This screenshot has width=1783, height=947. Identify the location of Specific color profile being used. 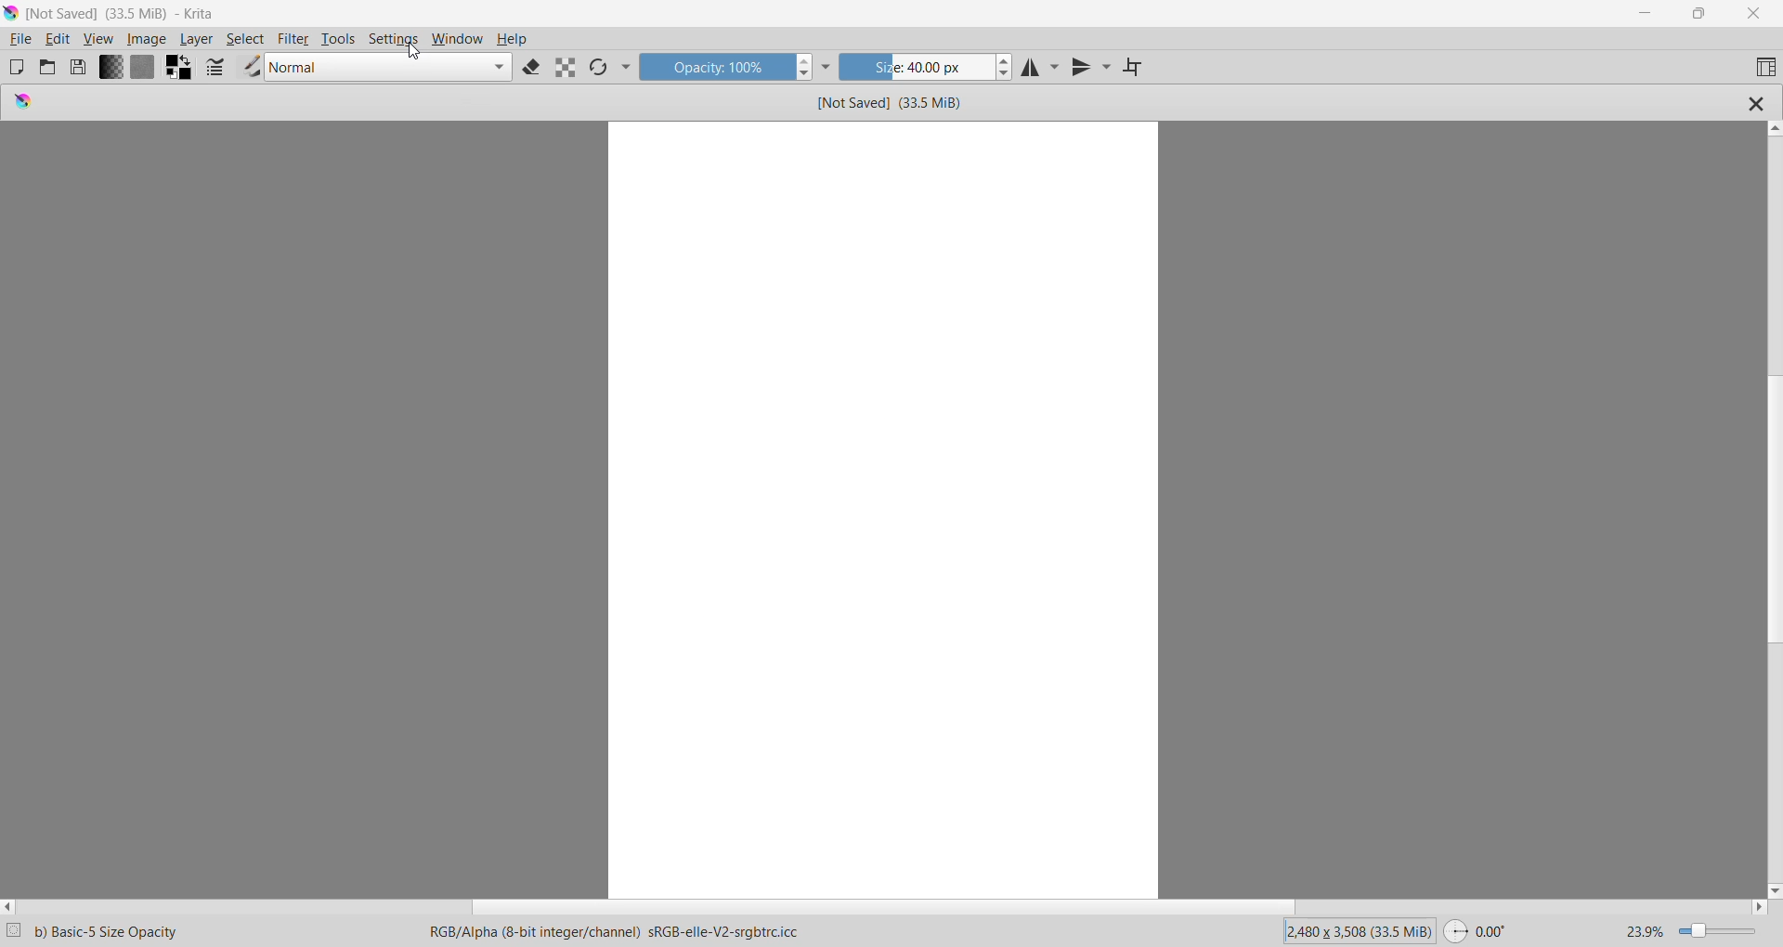
(729, 933).